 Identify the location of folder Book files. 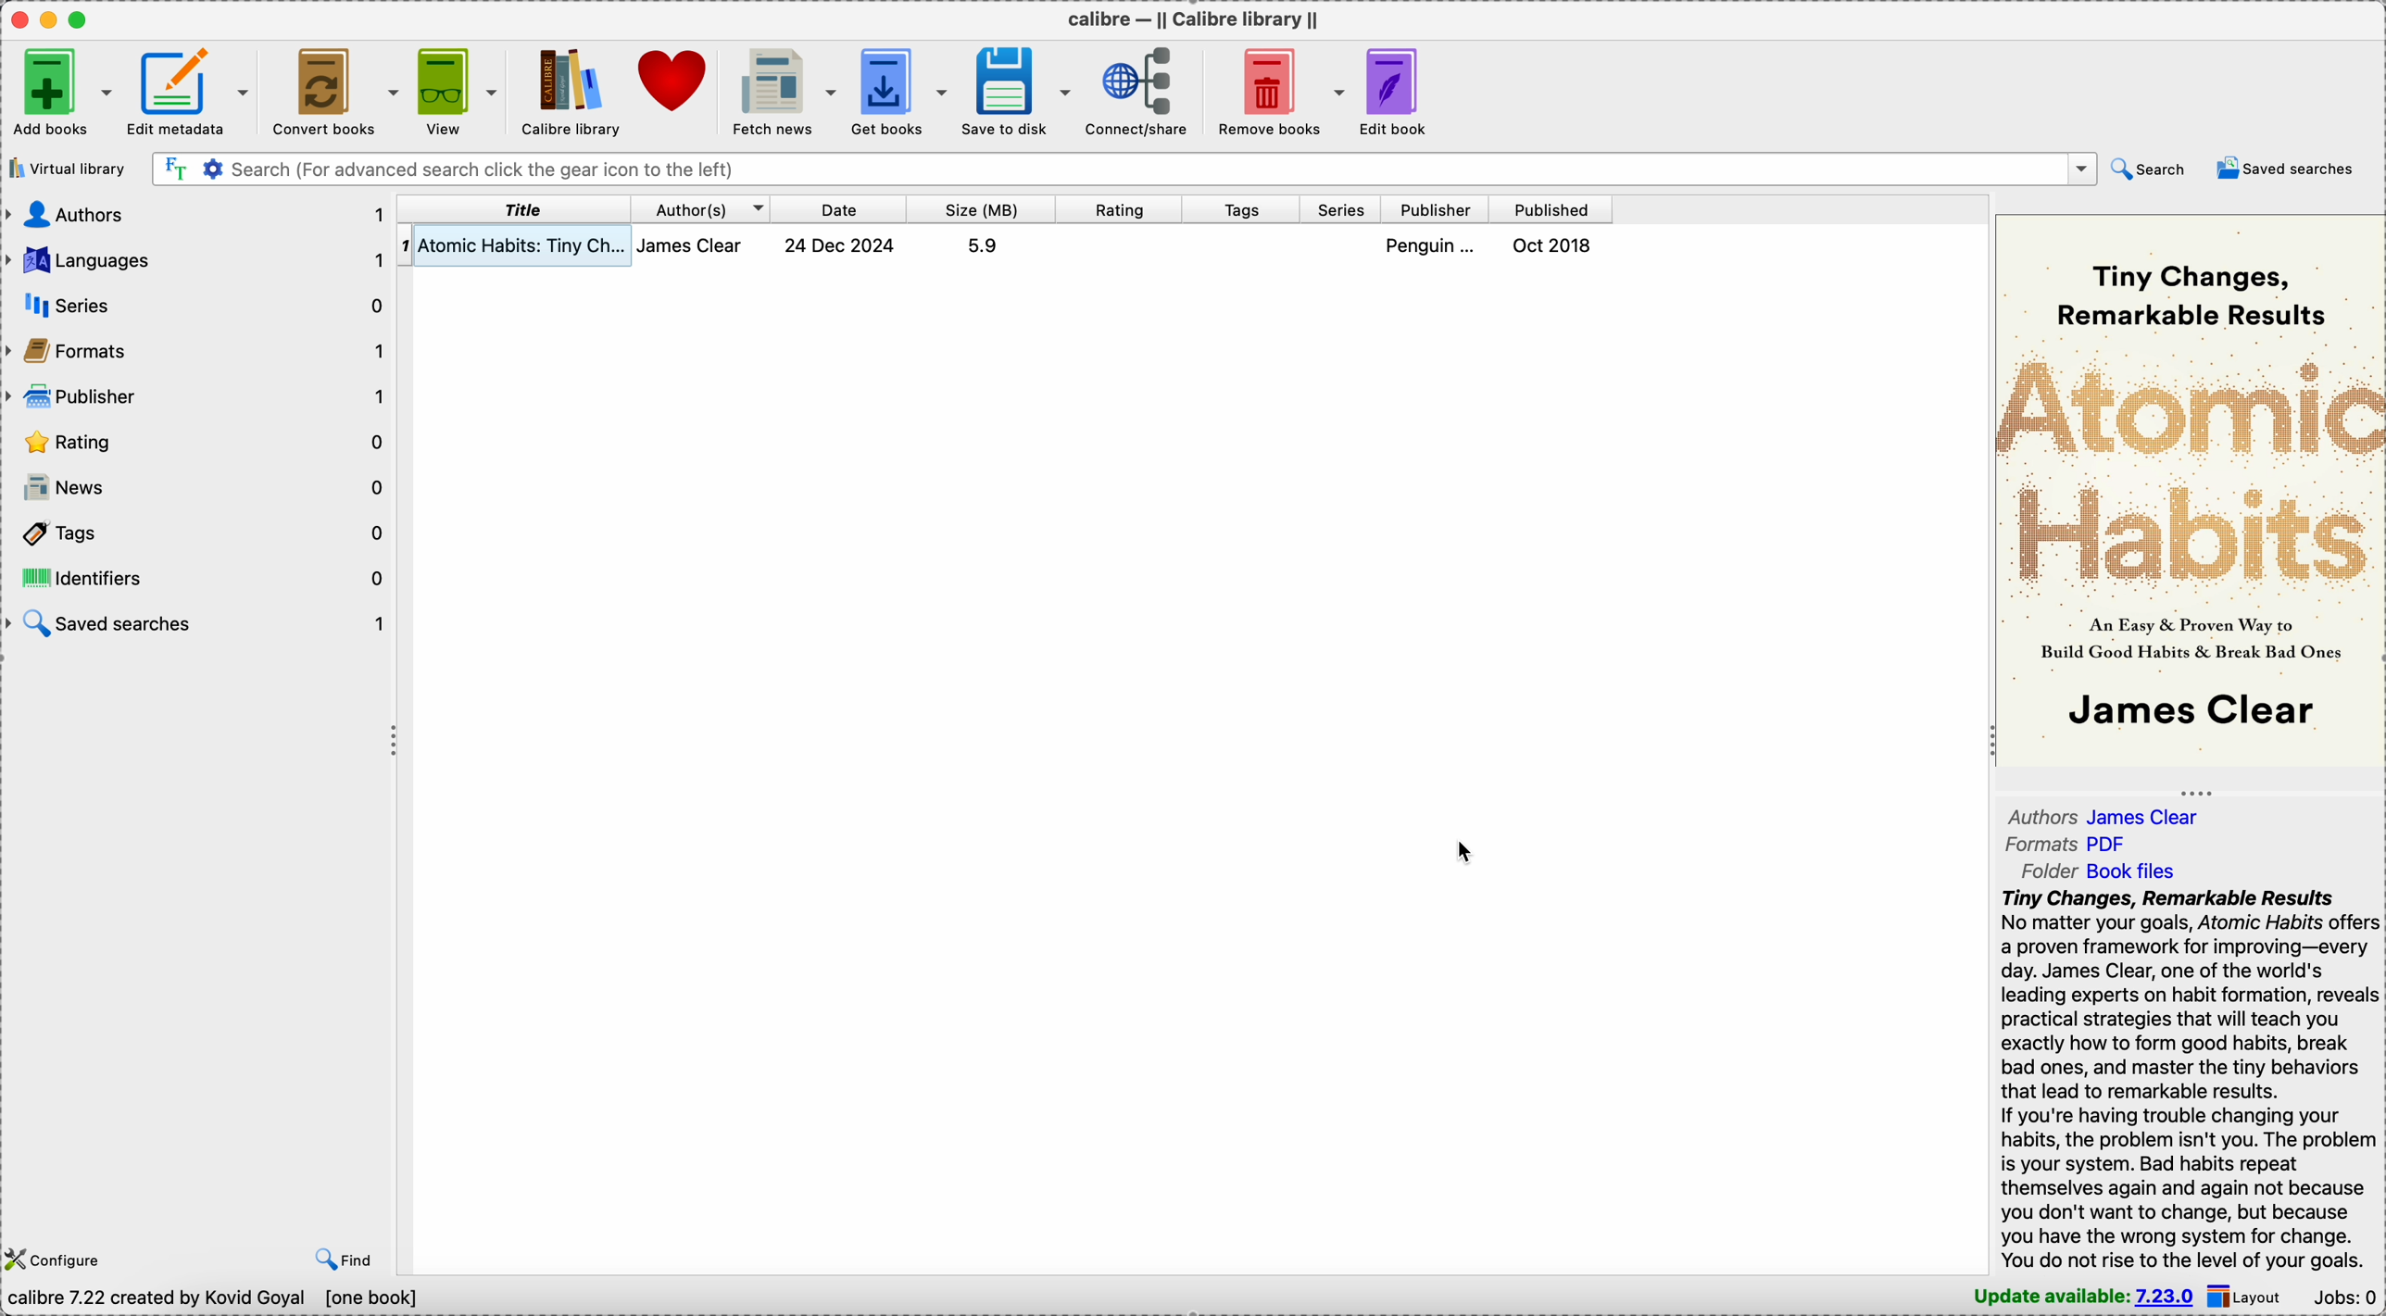
(2097, 871).